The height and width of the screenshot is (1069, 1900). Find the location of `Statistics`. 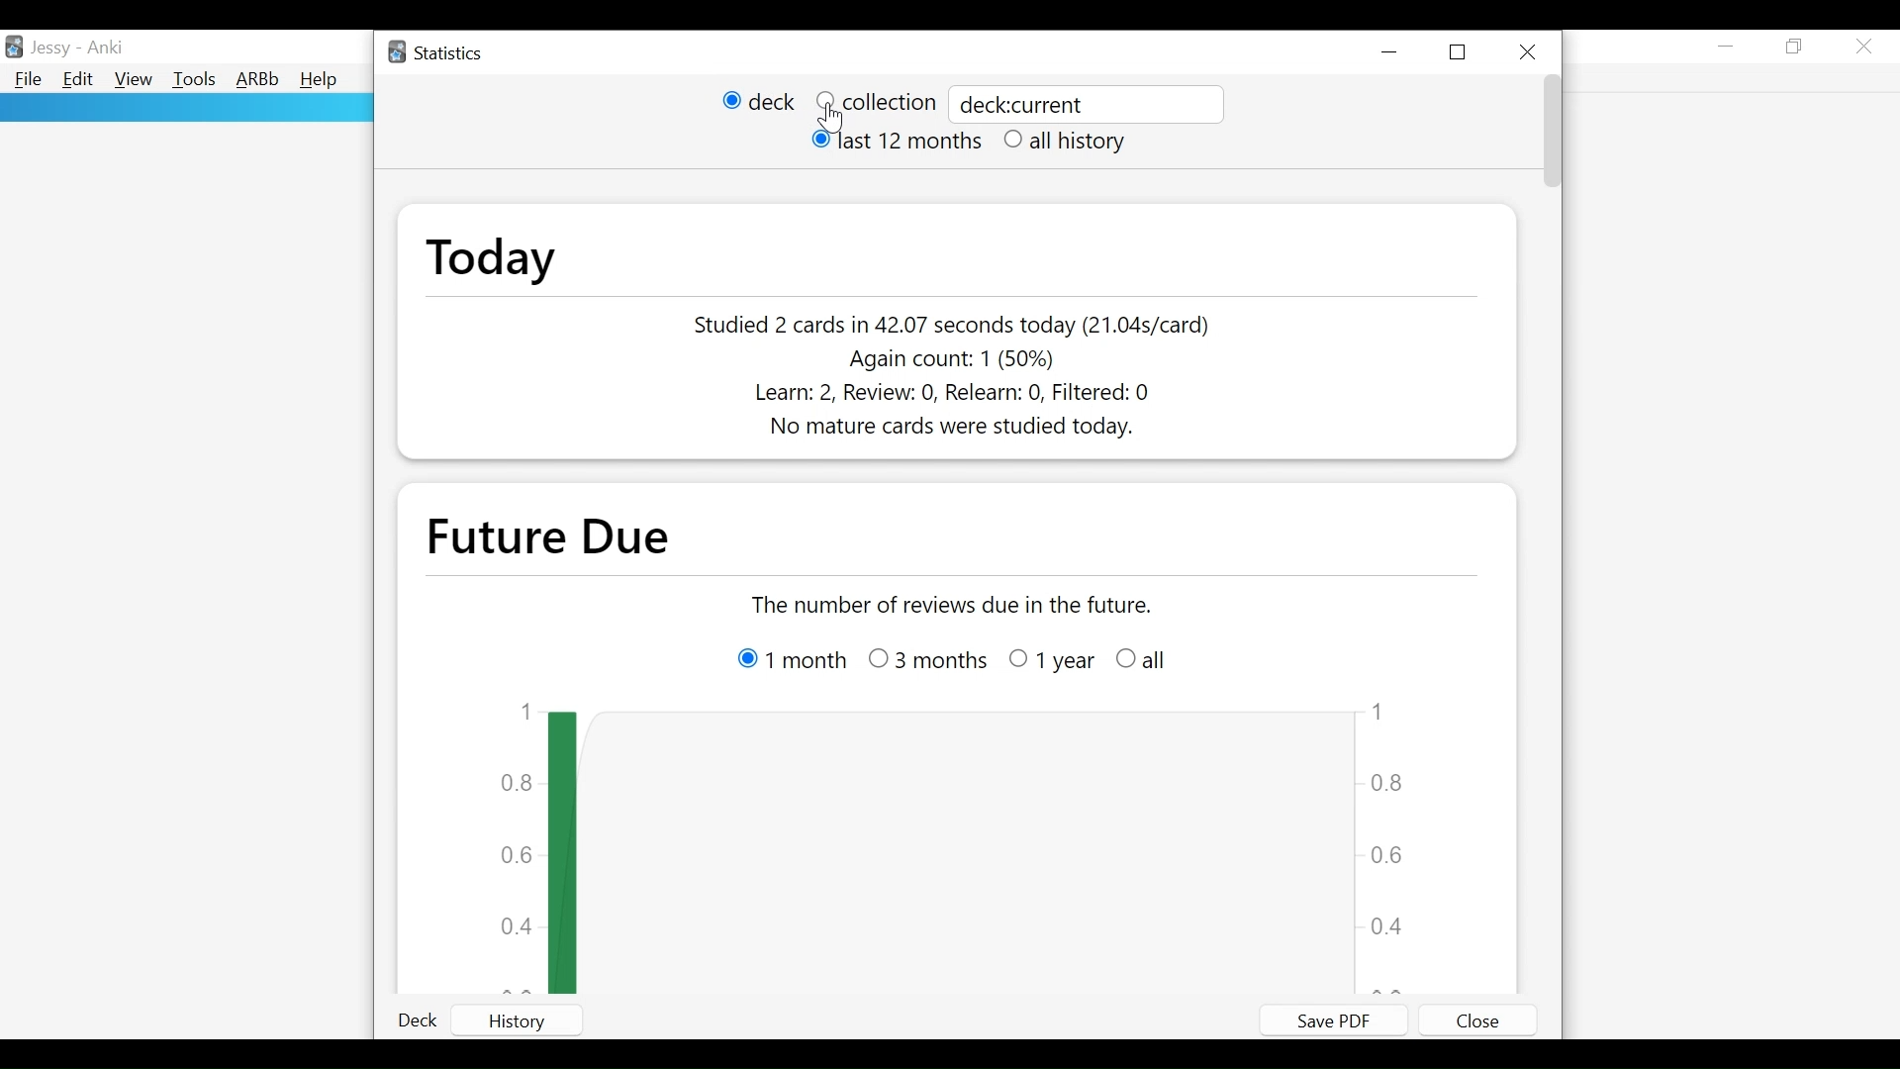

Statistics is located at coordinates (438, 53).